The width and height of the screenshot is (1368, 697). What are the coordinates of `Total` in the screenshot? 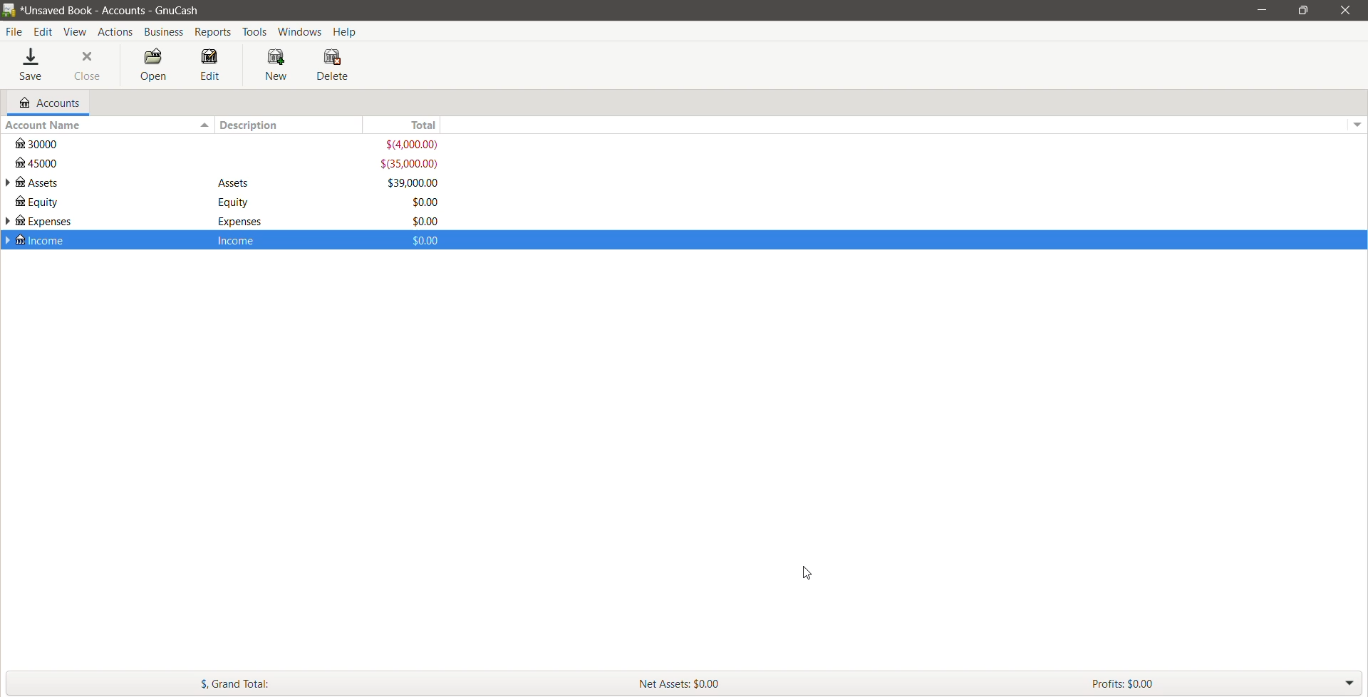 It's located at (413, 125).